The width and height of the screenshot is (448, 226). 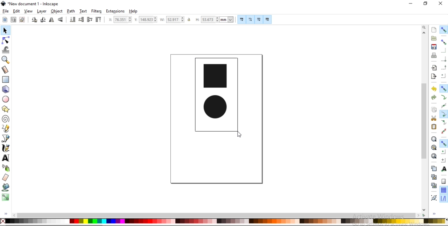 I want to click on snap midpoints of line segments, so click(x=443, y=131).